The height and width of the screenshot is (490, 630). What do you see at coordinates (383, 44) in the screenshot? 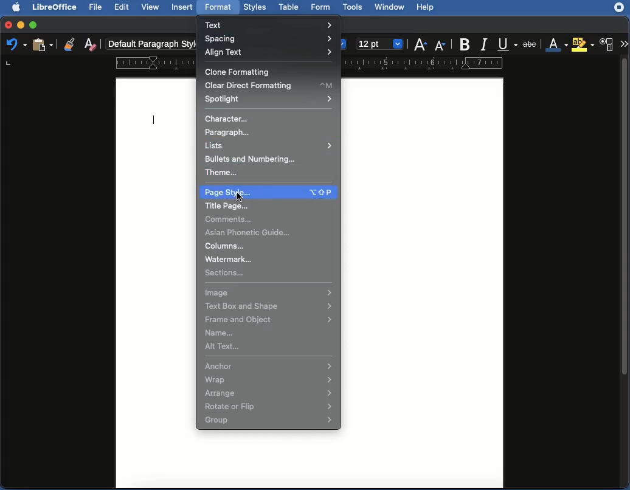
I see `size` at bounding box center [383, 44].